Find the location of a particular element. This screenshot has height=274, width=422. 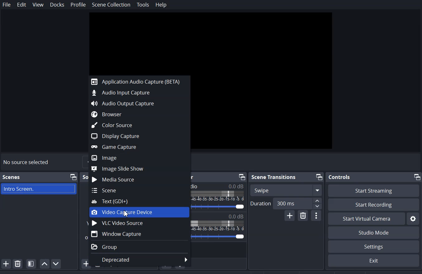

Remove Selected Scene is located at coordinates (18, 263).